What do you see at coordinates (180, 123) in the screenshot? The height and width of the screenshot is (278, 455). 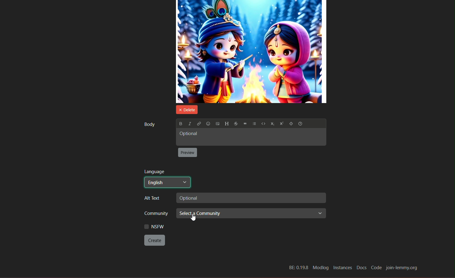 I see `bold` at bounding box center [180, 123].